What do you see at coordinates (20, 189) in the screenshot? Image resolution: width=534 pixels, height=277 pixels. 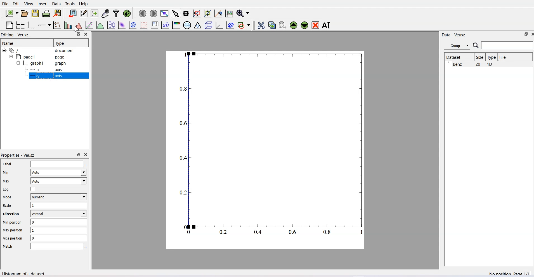 I see `Log` at bounding box center [20, 189].